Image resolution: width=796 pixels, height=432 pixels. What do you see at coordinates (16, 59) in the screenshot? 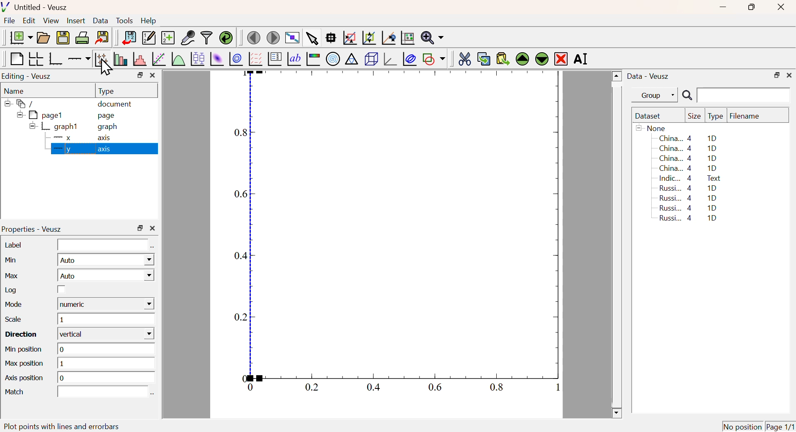
I see `Blank Page` at bounding box center [16, 59].